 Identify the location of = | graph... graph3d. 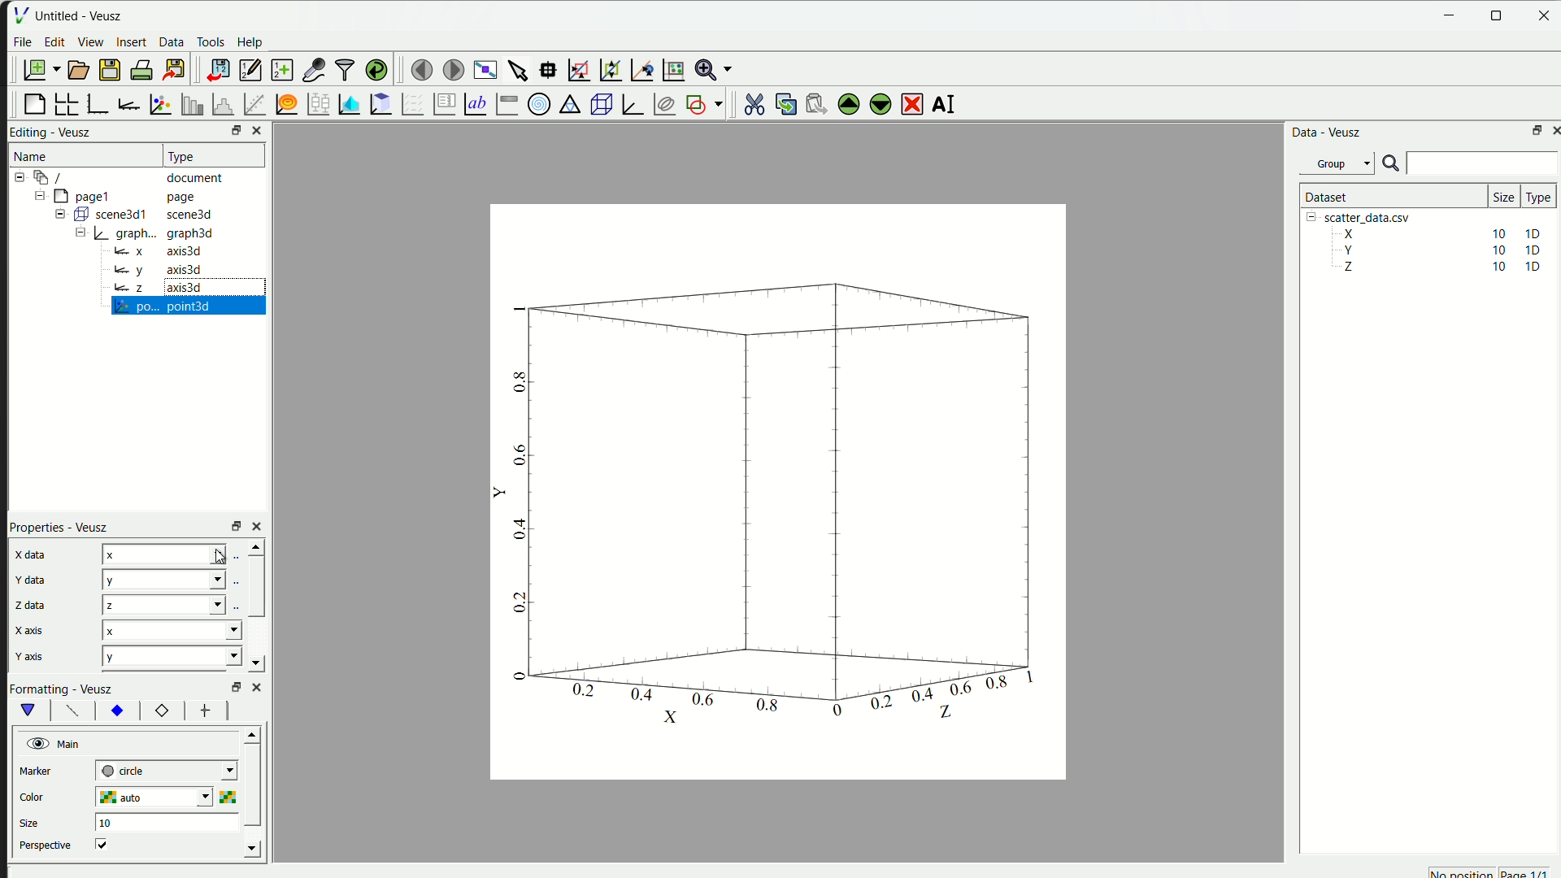
(152, 234).